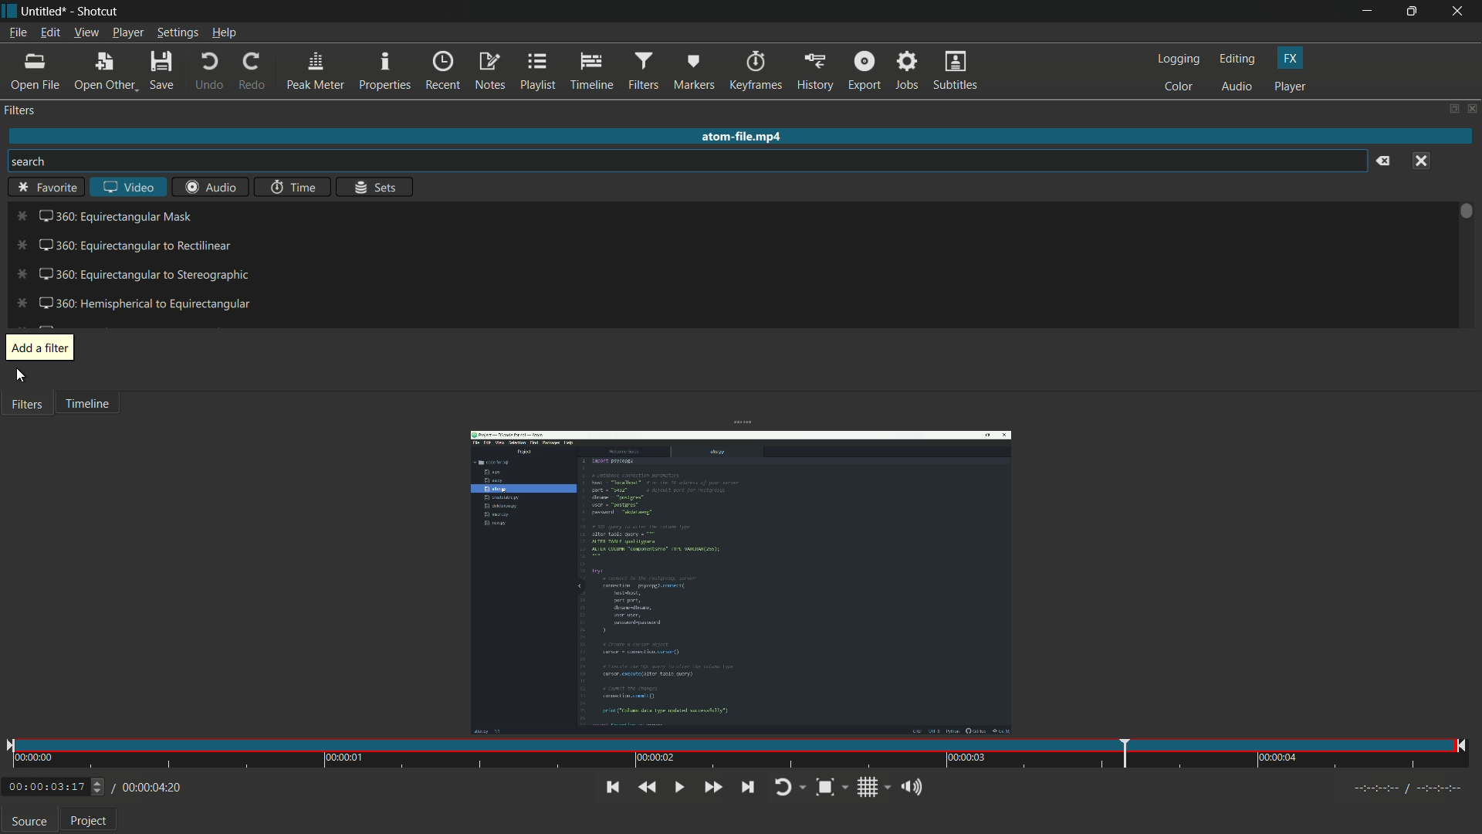 The image size is (1482, 834). Describe the element at coordinates (34, 73) in the screenshot. I see `open file` at that location.